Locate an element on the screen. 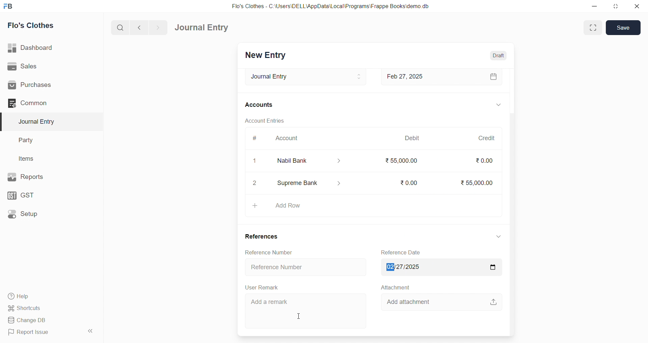  Sales is located at coordinates (40, 66).